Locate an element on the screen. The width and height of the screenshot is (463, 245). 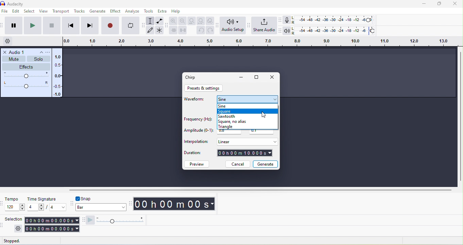
stop is located at coordinates (52, 26).